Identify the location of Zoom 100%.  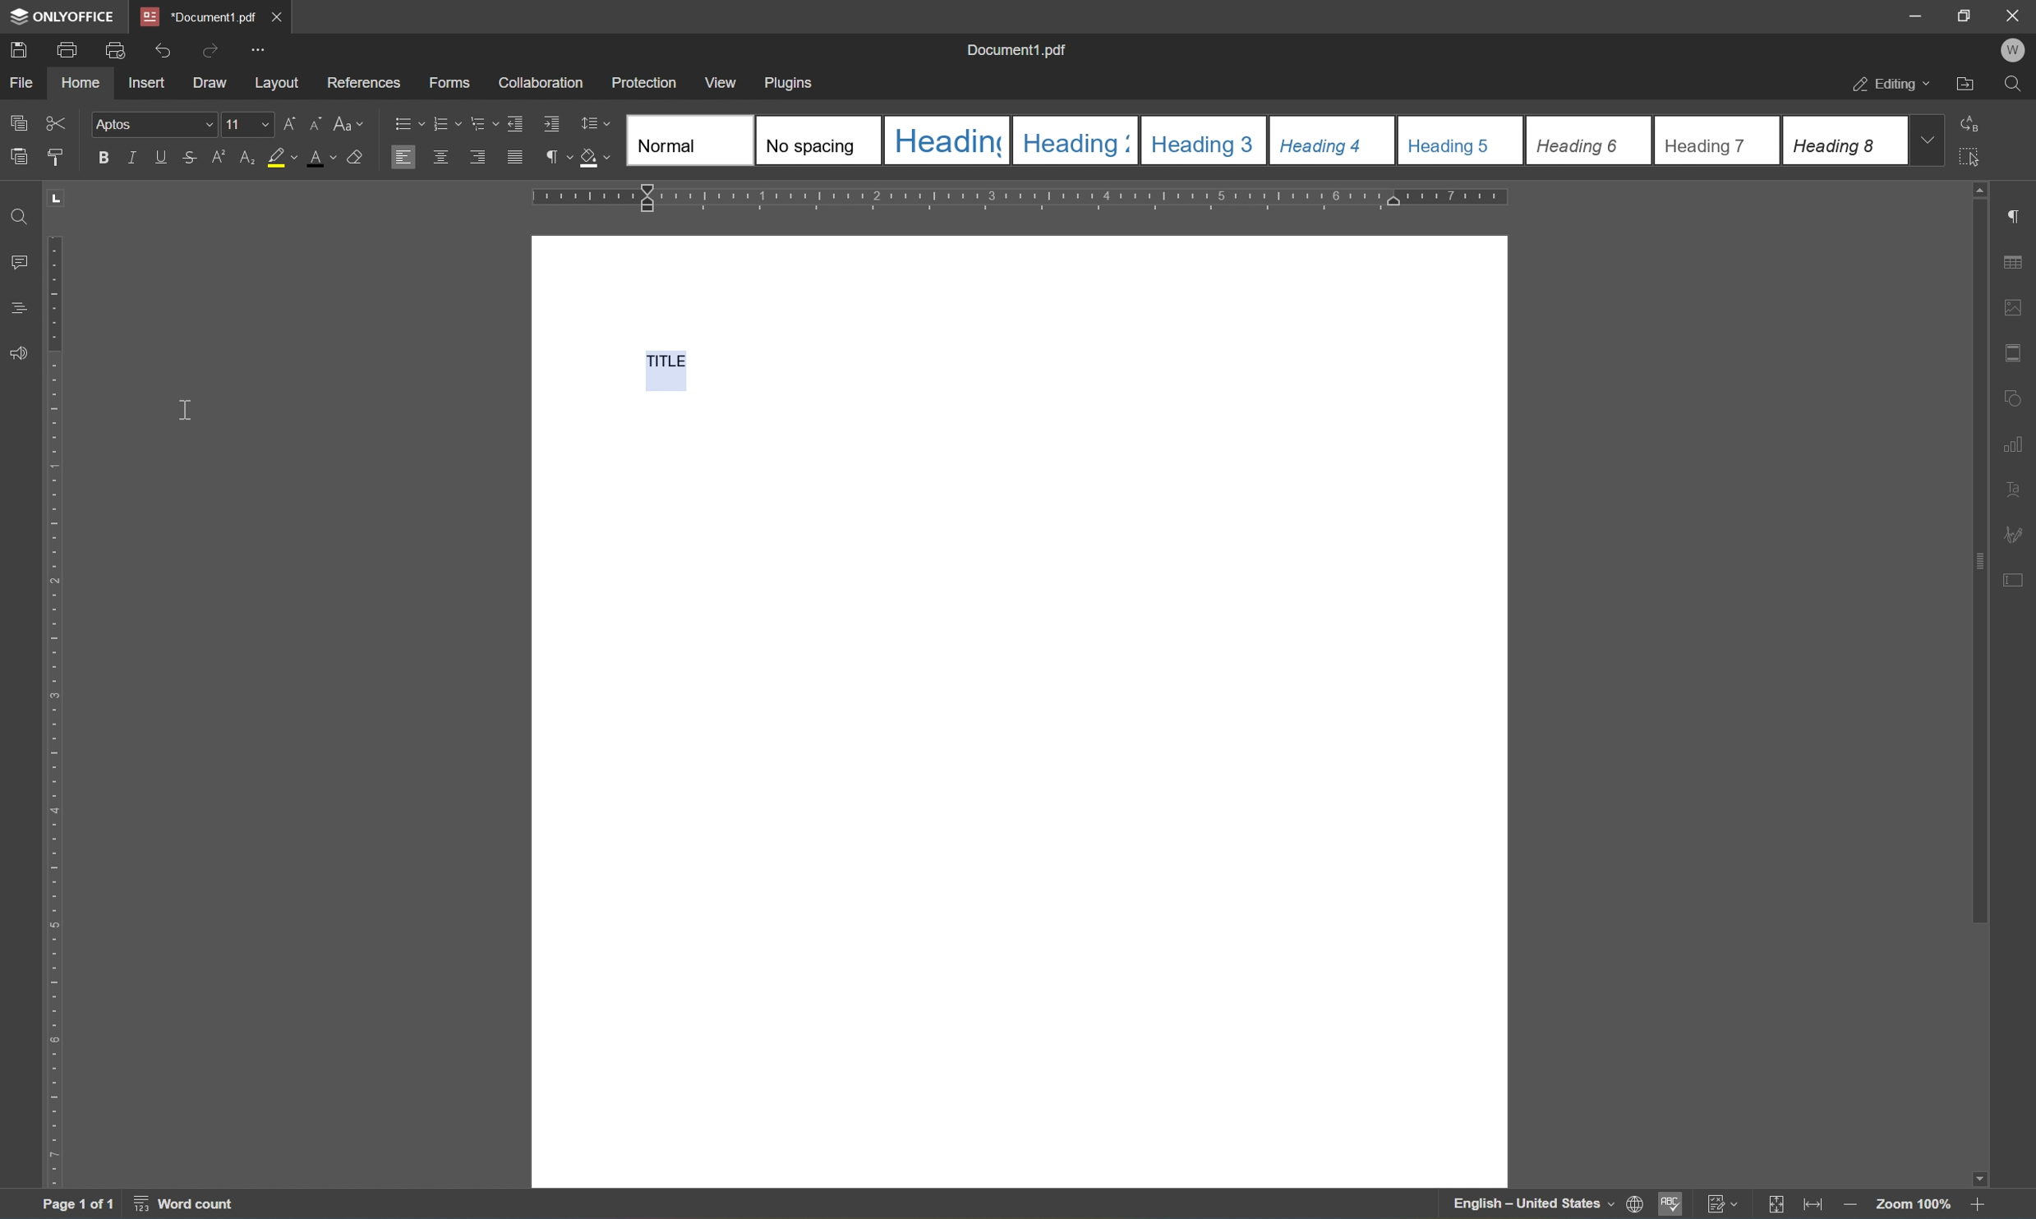
(1915, 1206).